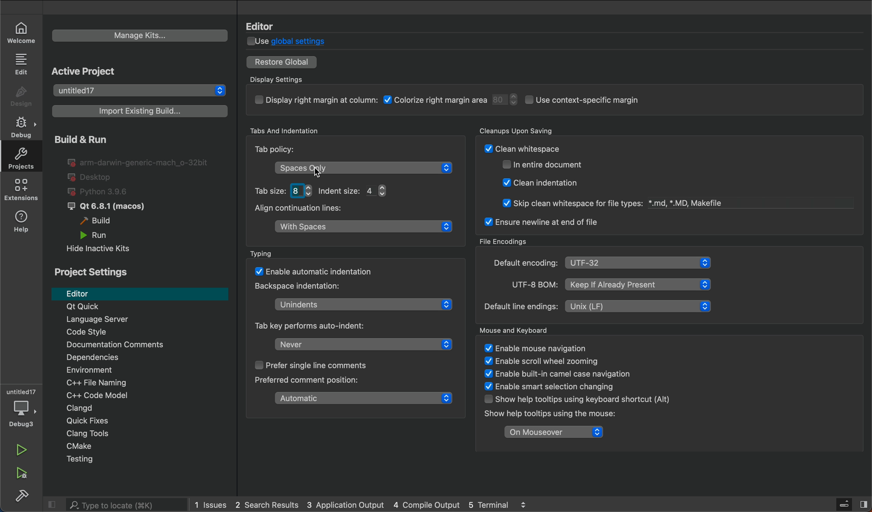 The height and width of the screenshot is (512, 872). I want to click on build, so click(24, 498).